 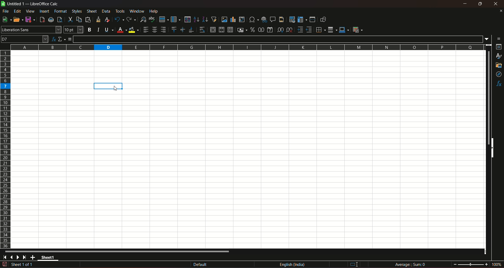 I want to click on clear direct formatting, so click(x=108, y=19).